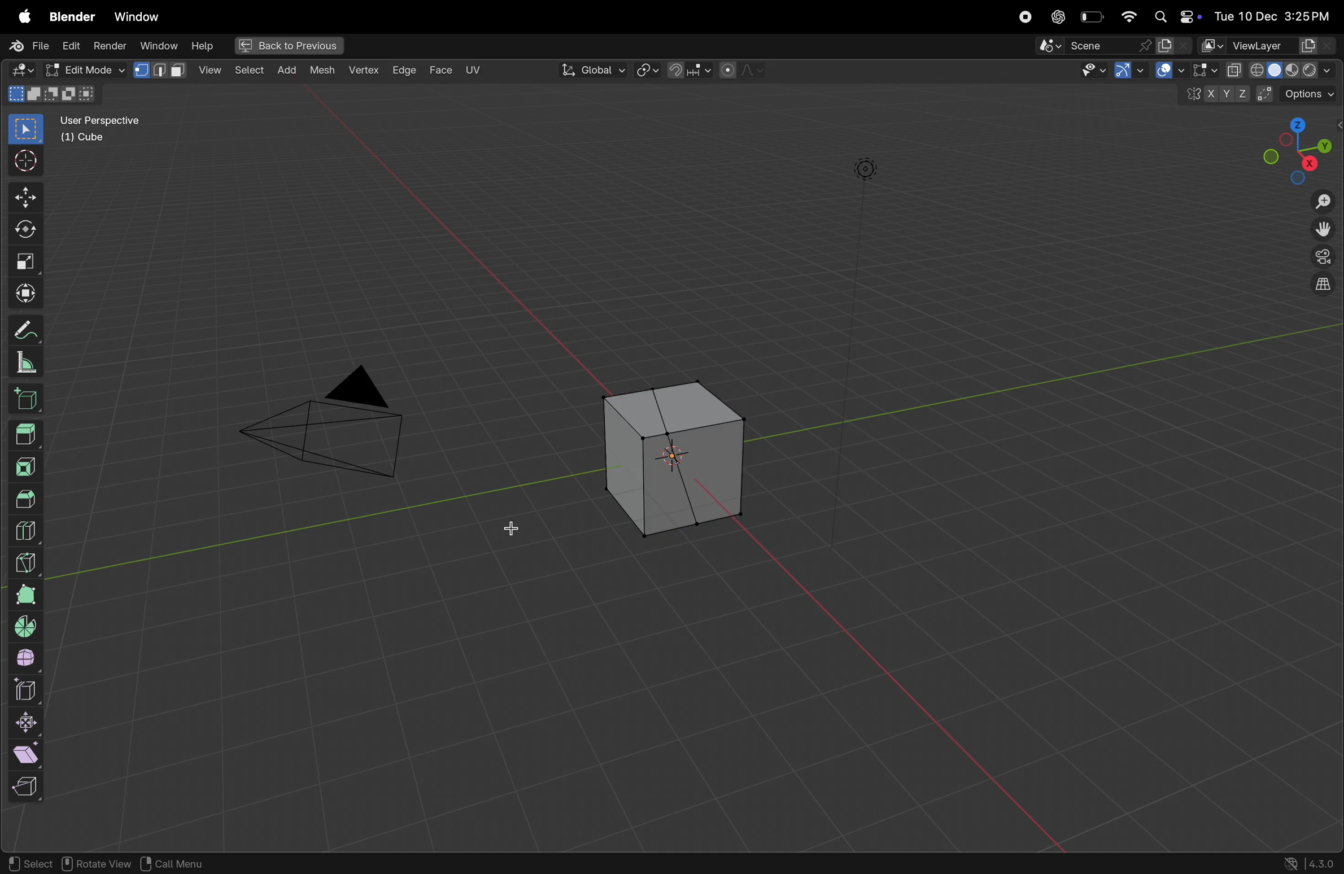 The width and height of the screenshot is (1344, 874). What do you see at coordinates (163, 69) in the screenshot?
I see `View` at bounding box center [163, 69].